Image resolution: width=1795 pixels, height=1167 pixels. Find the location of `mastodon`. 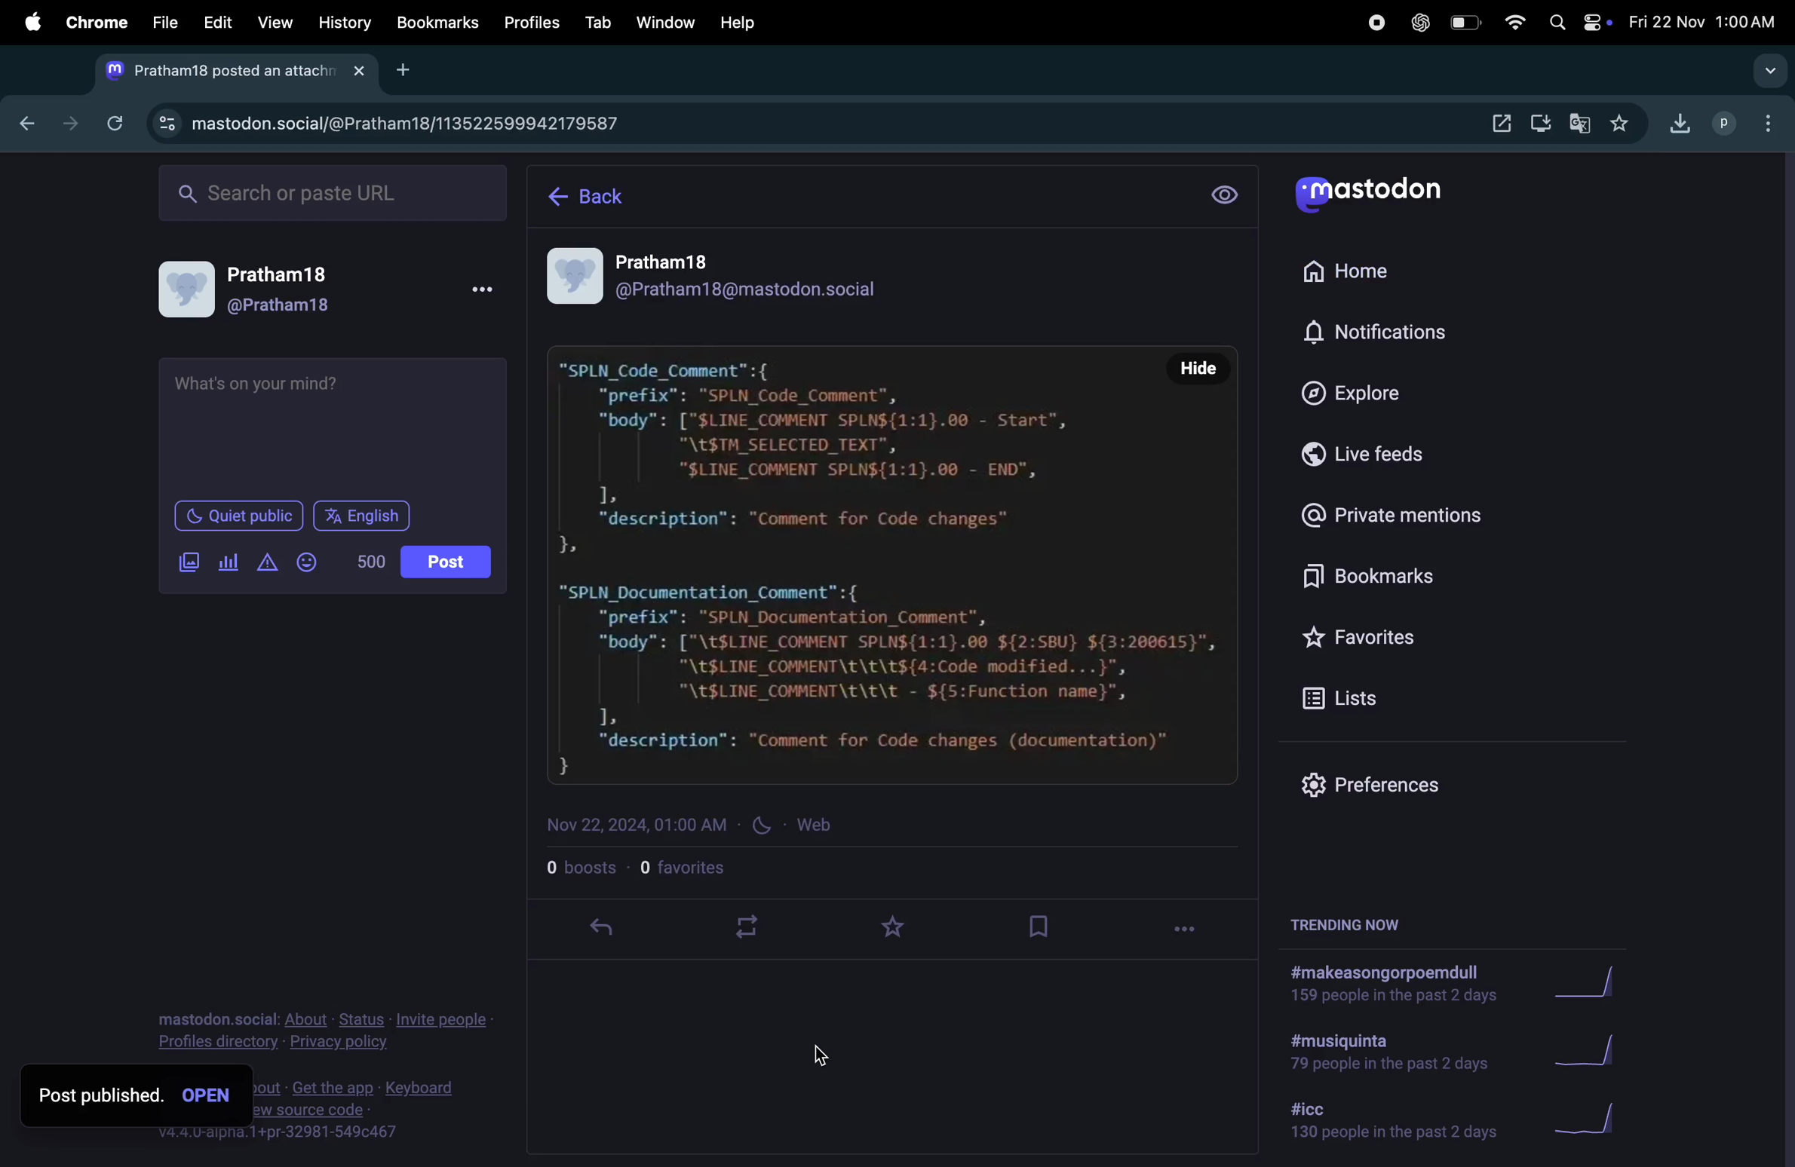

mastodon is located at coordinates (1386, 194).